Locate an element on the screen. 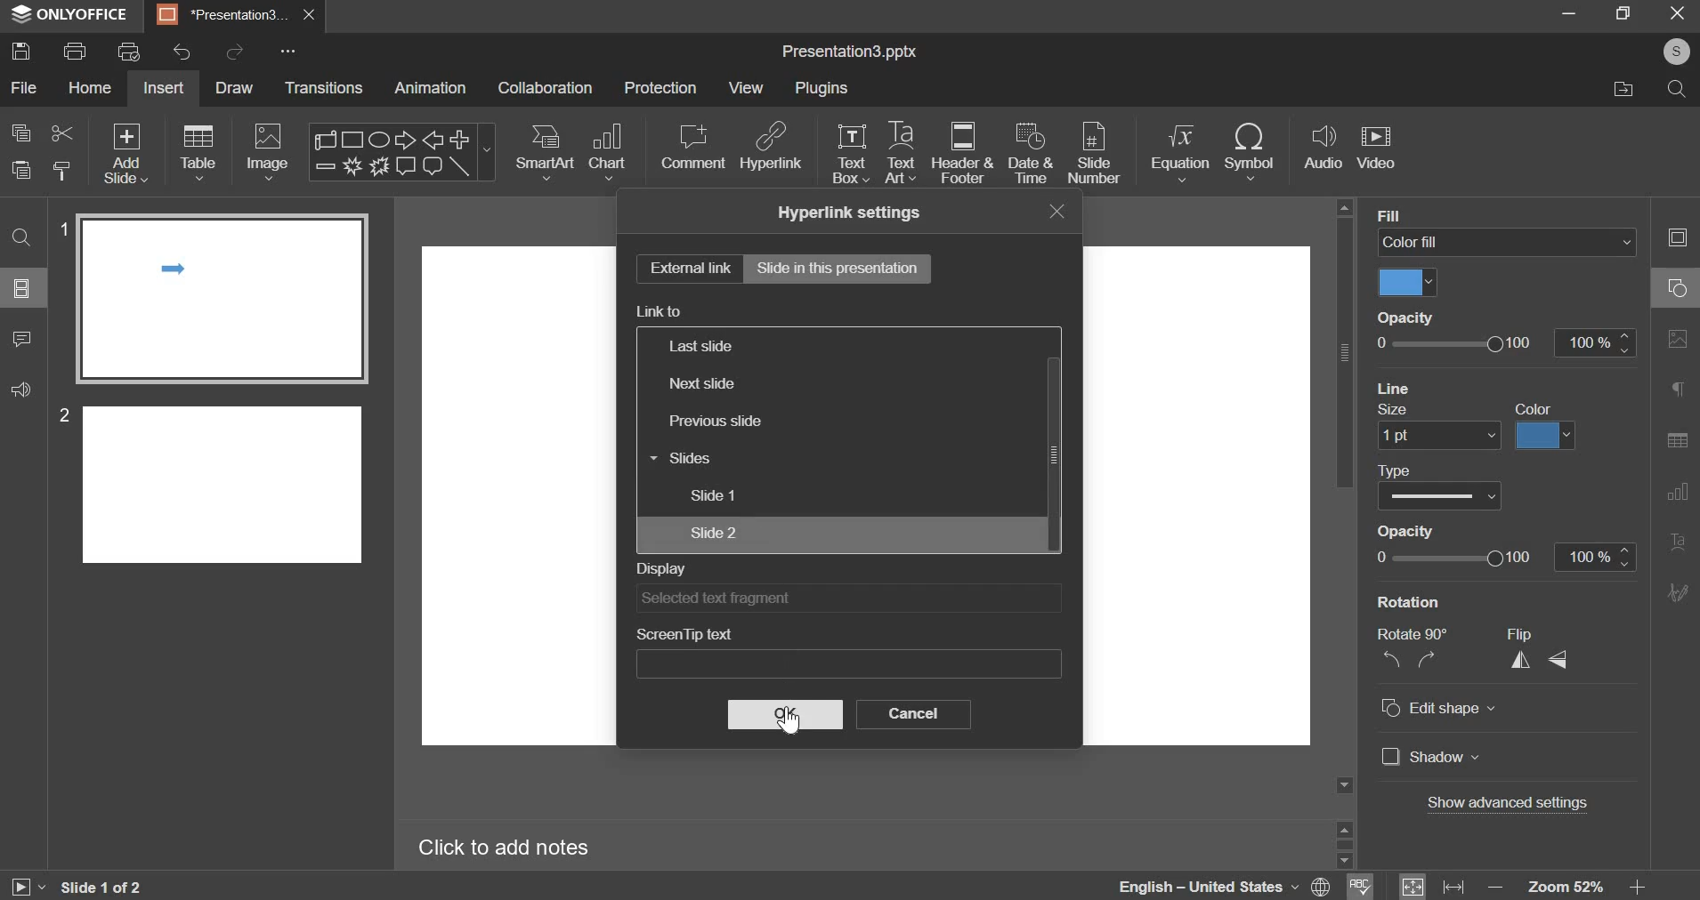  plus is located at coordinates (460, 138).